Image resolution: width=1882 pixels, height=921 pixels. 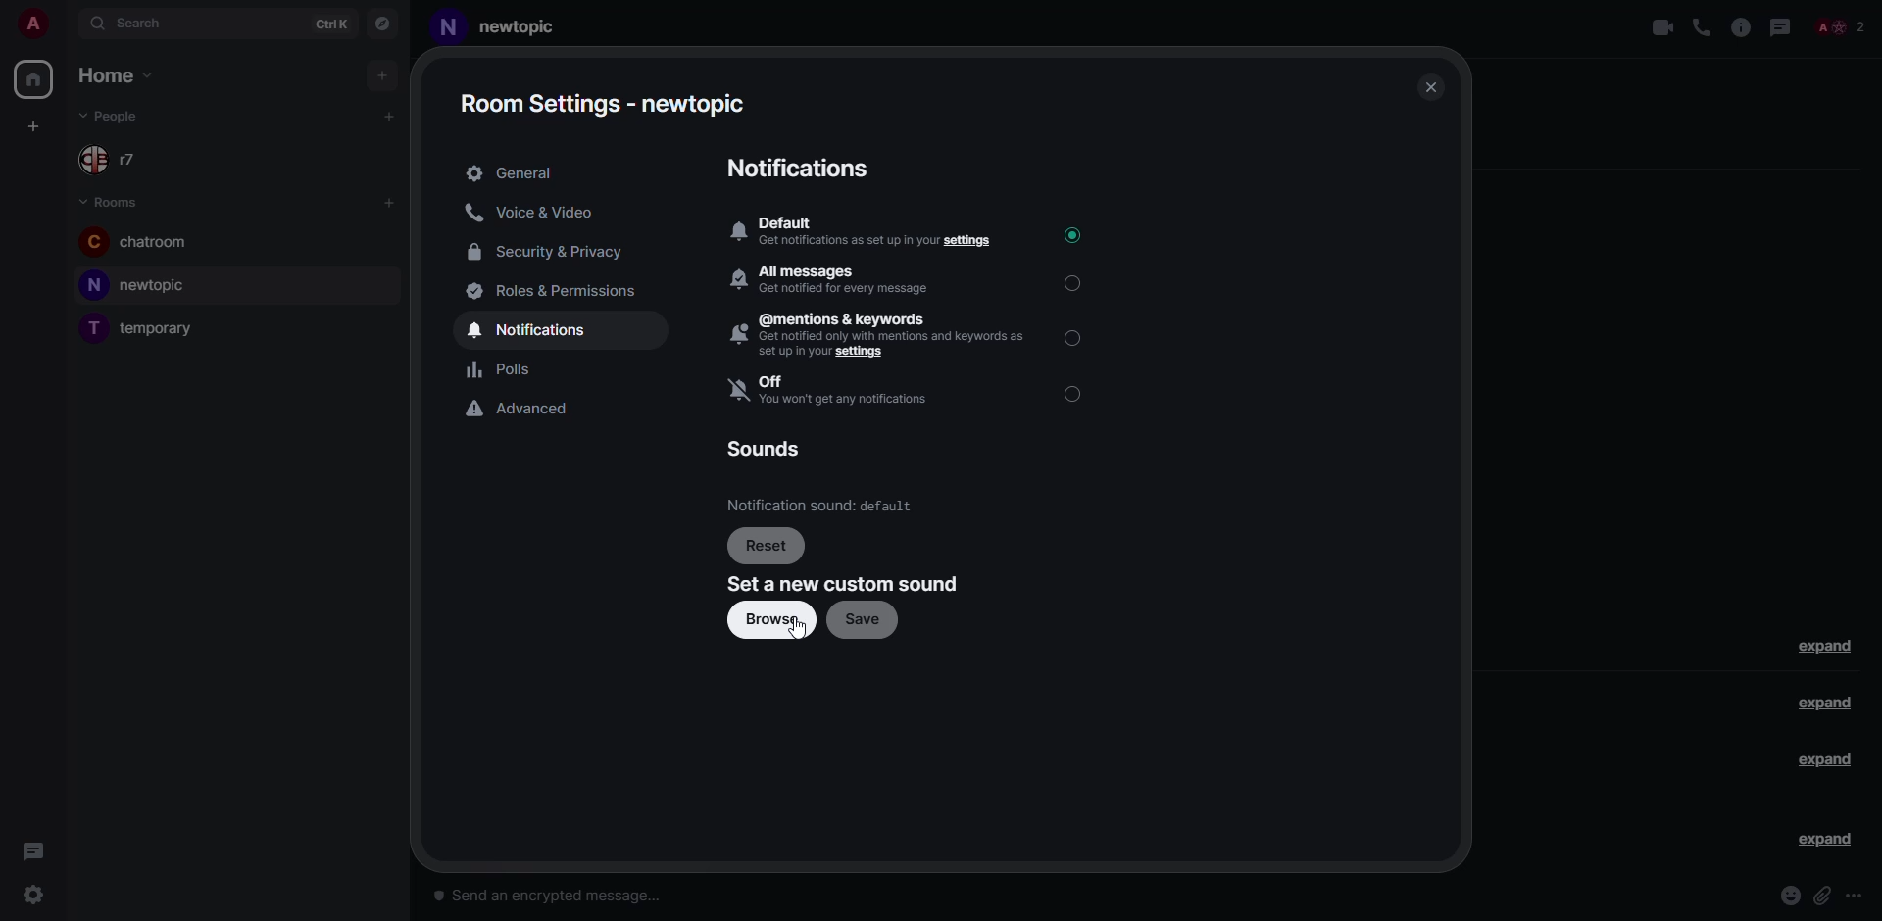 What do you see at coordinates (501, 30) in the screenshot?
I see `room` at bounding box center [501, 30].